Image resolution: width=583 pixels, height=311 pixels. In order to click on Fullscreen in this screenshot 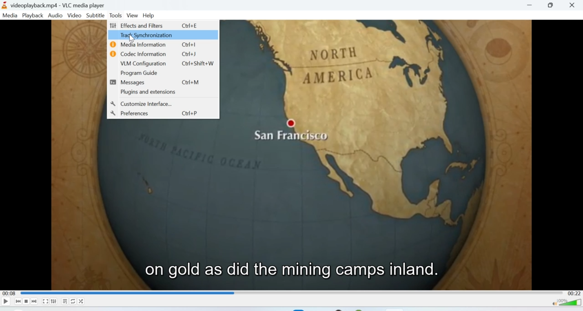, I will do `click(45, 301)`.